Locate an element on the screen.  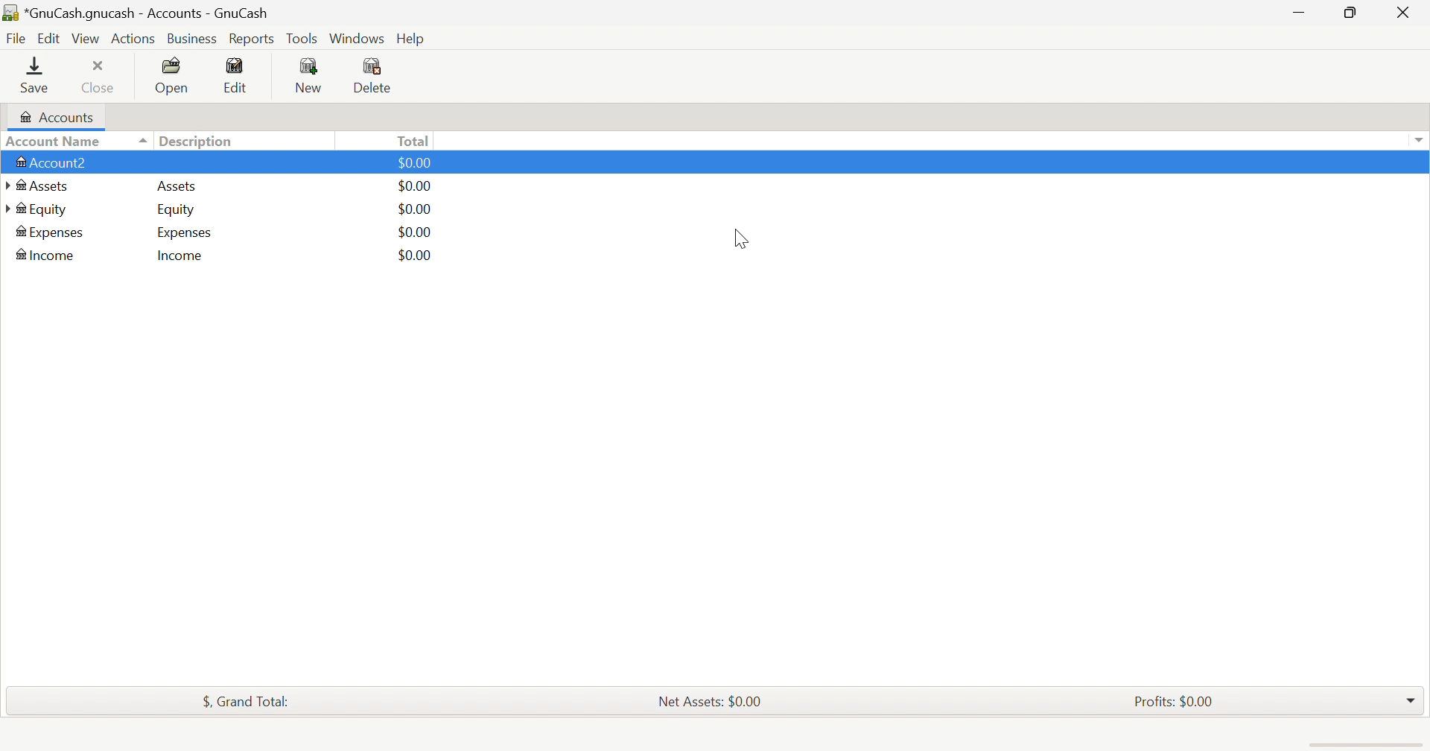
Help is located at coordinates (413, 39).